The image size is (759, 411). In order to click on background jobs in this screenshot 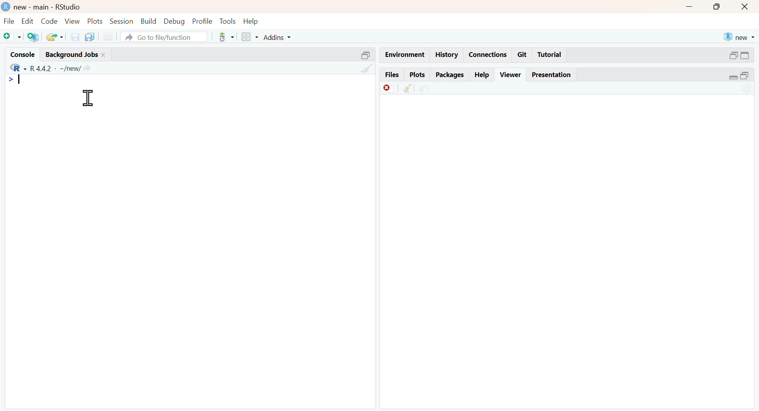, I will do `click(72, 55)`.